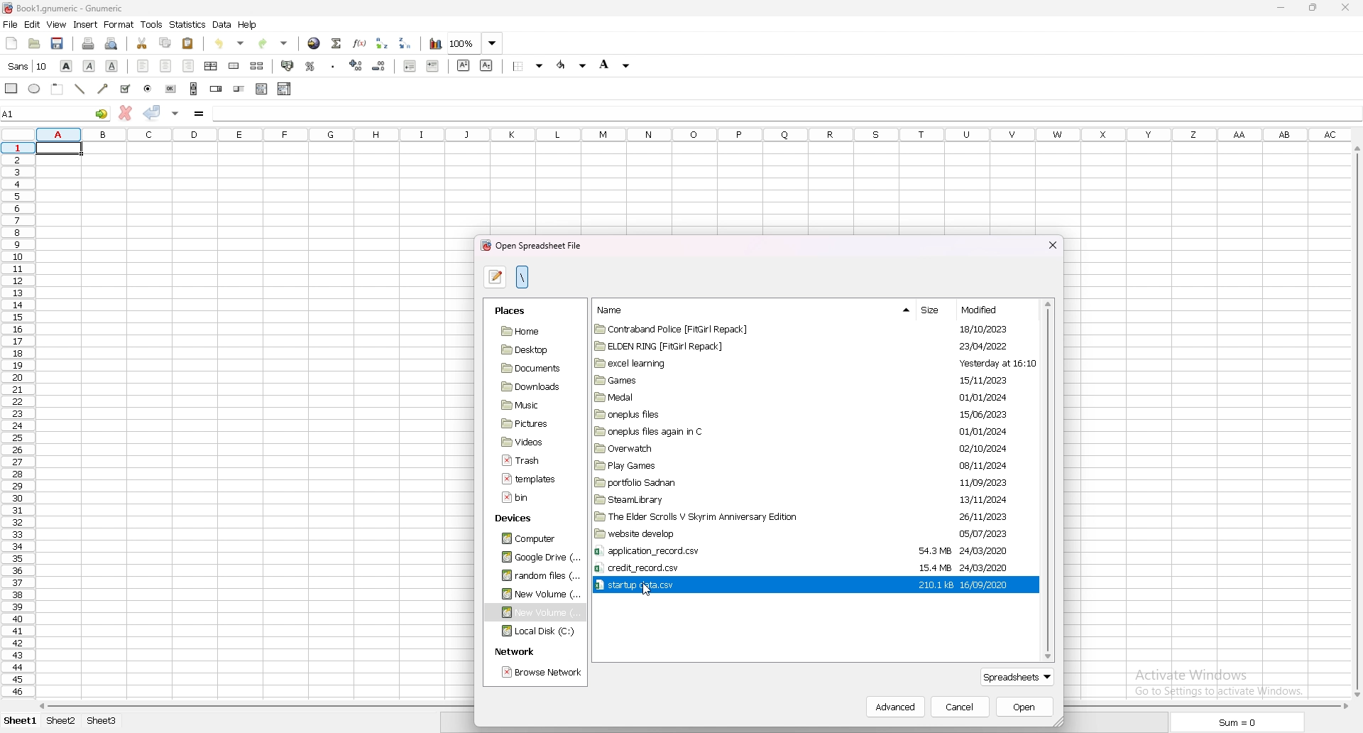 This screenshot has height=733, width=1363. What do you see at coordinates (102, 89) in the screenshot?
I see `arrowed line` at bounding box center [102, 89].